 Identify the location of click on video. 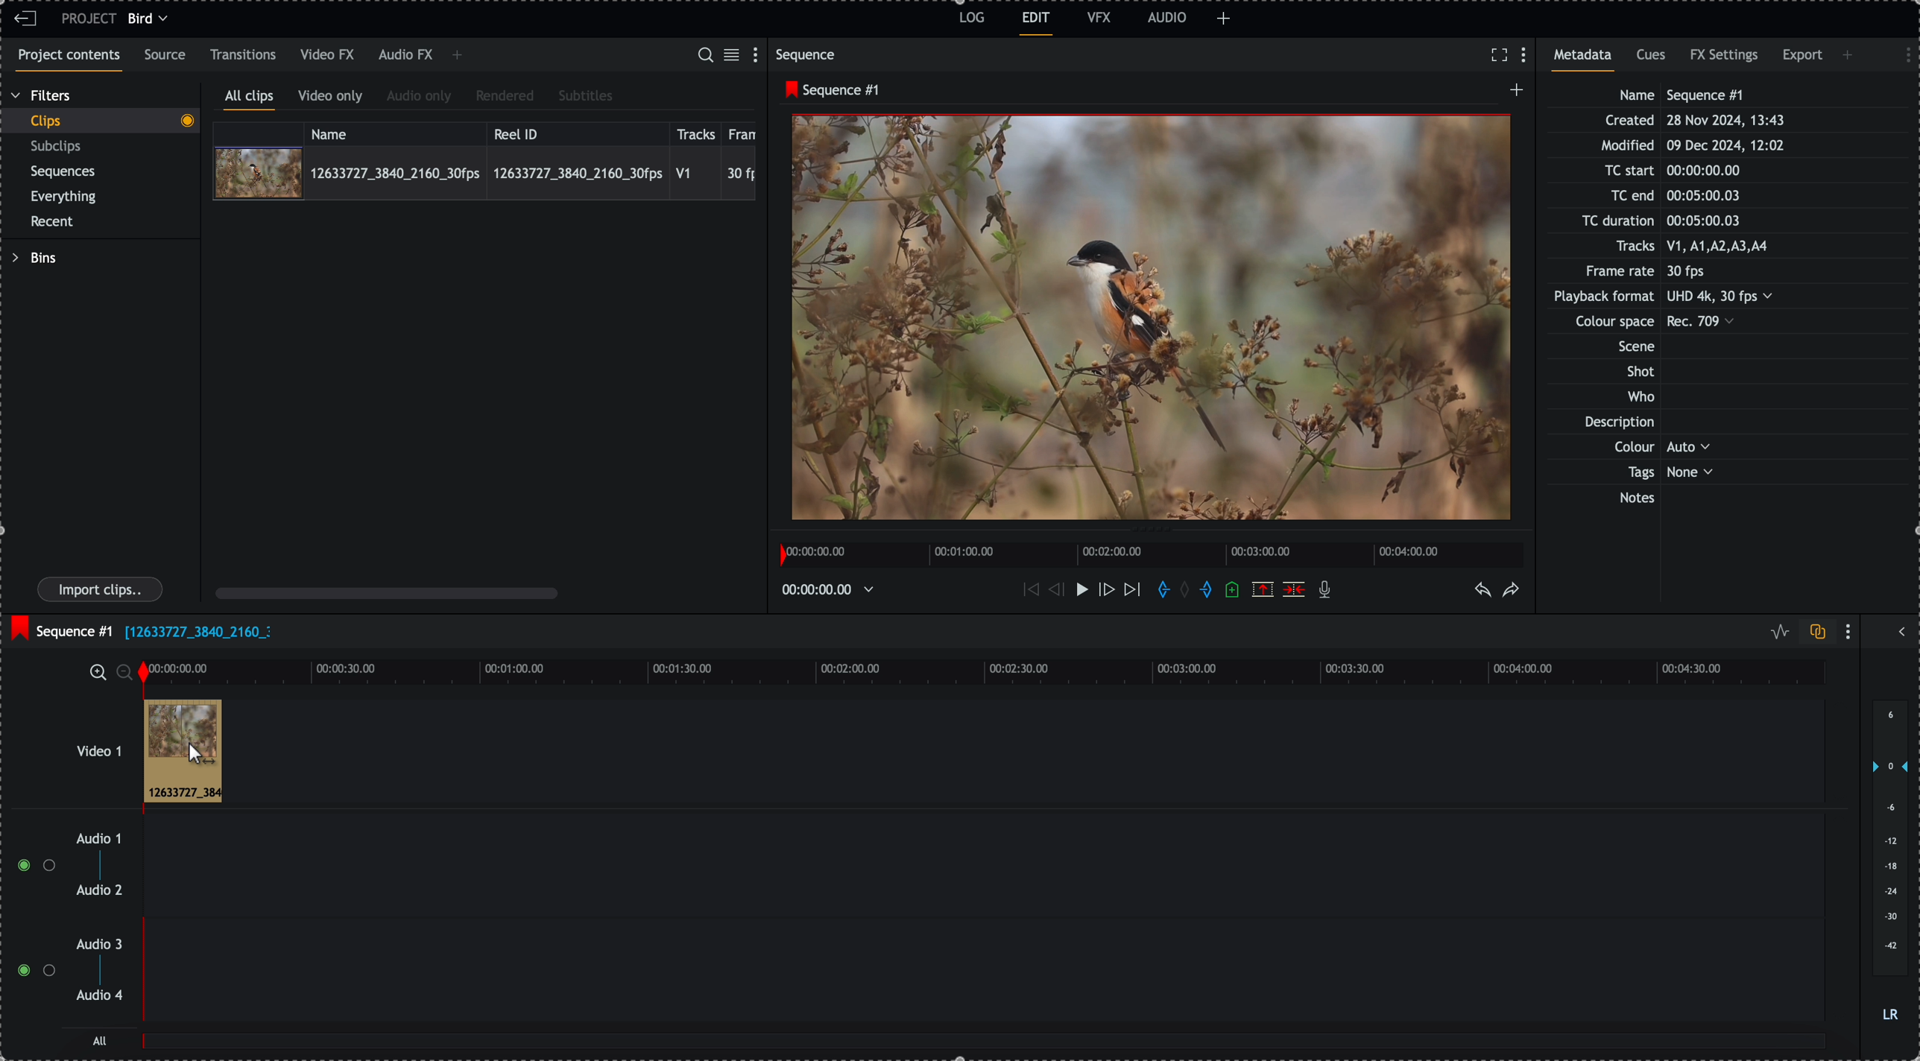
(484, 172).